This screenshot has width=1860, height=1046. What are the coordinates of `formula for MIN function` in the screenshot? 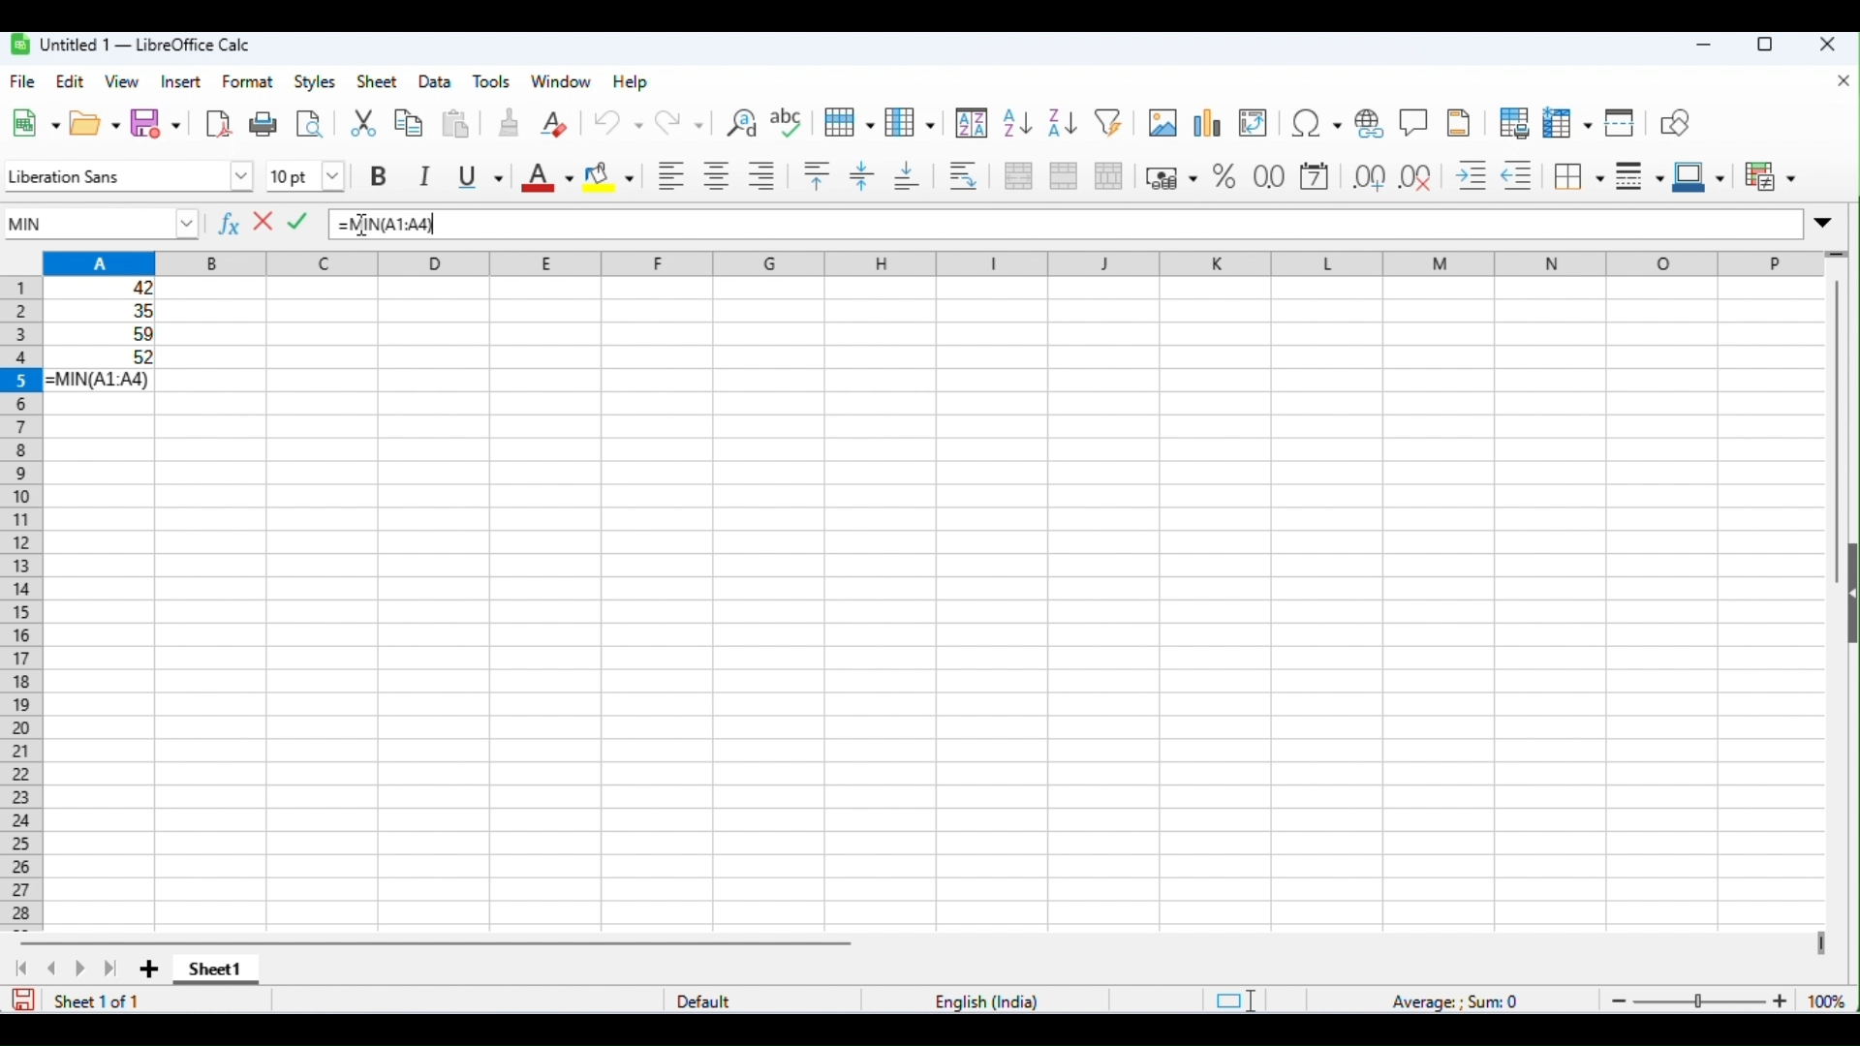 It's located at (385, 227).